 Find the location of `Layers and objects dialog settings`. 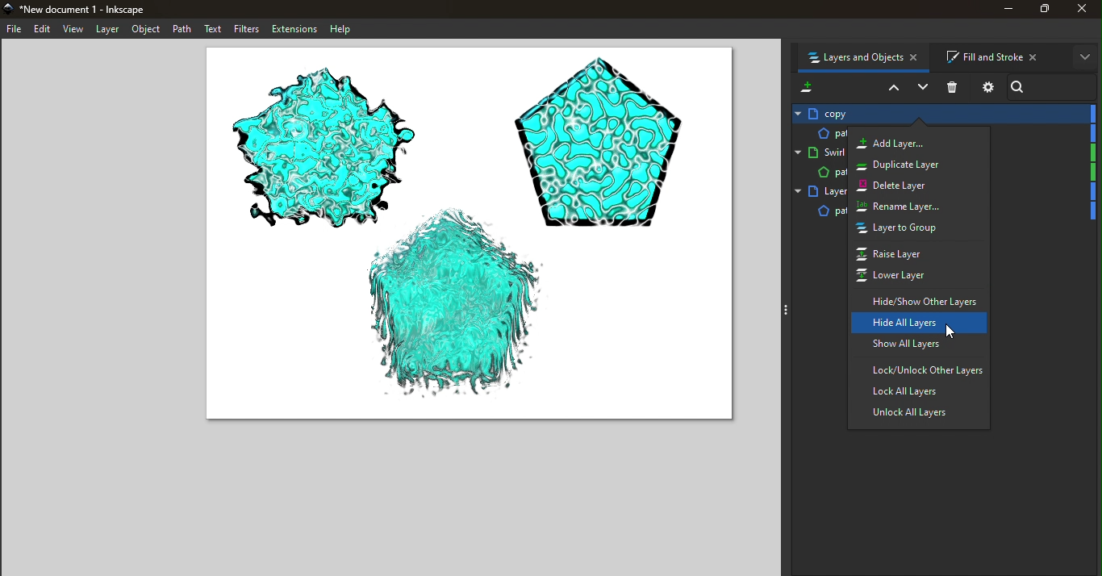

Layers and objects dialog settings is located at coordinates (986, 88).